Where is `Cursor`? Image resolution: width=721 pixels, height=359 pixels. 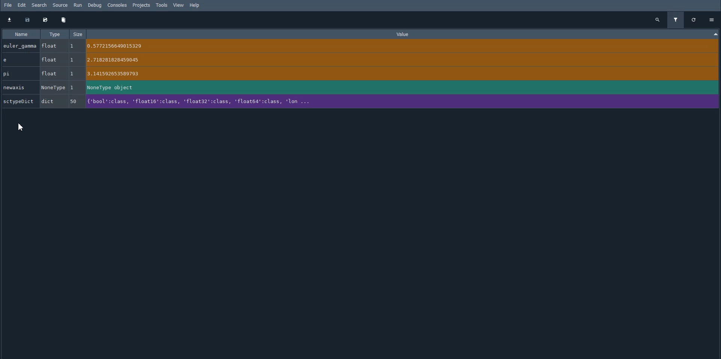 Cursor is located at coordinates (20, 127).